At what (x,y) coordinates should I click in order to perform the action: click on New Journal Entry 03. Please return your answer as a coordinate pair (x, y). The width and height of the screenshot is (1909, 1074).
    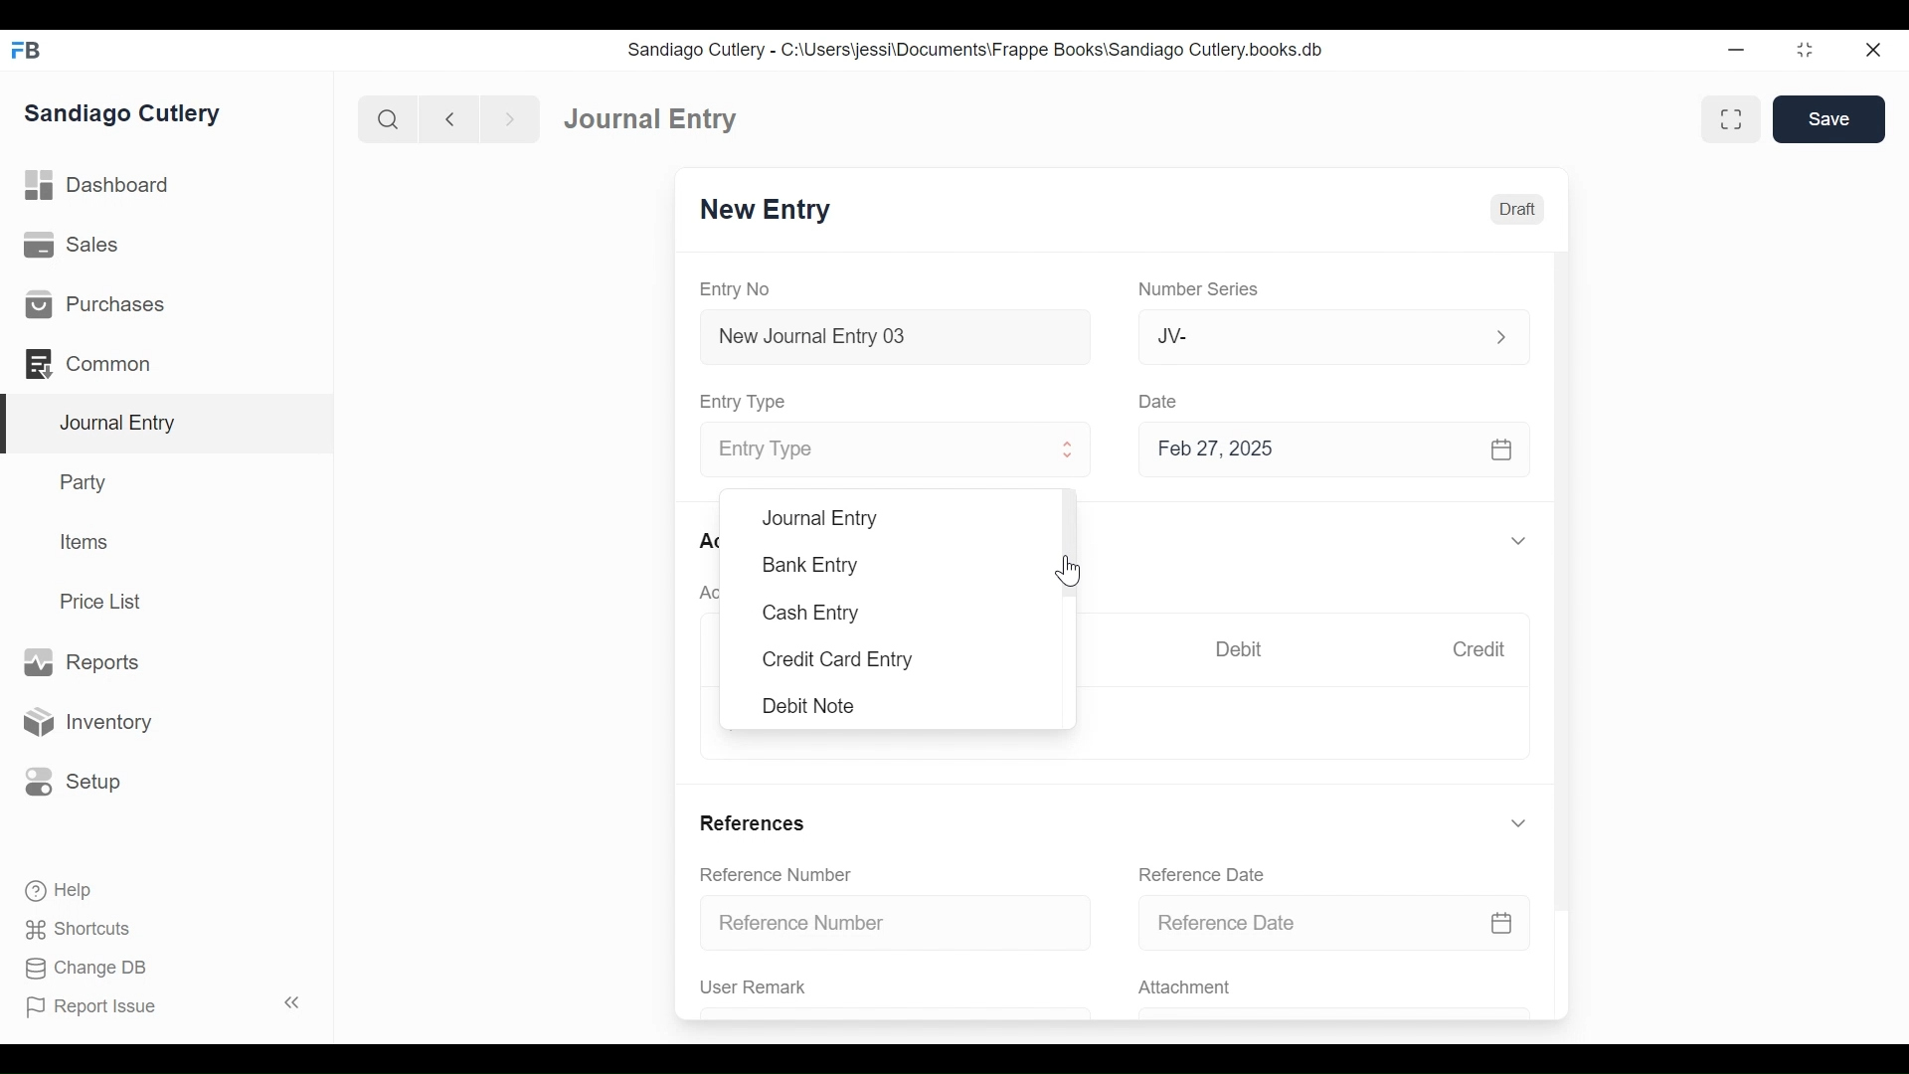
    Looking at the image, I should click on (890, 337).